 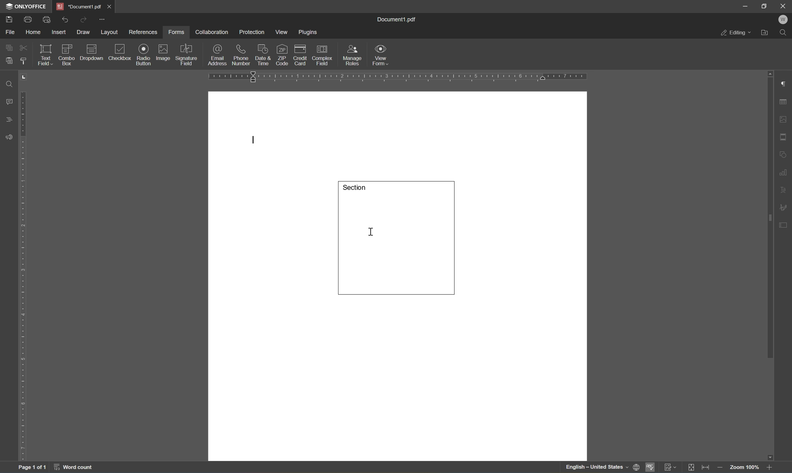 What do you see at coordinates (23, 61) in the screenshot?
I see `copy style` at bounding box center [23, 61].